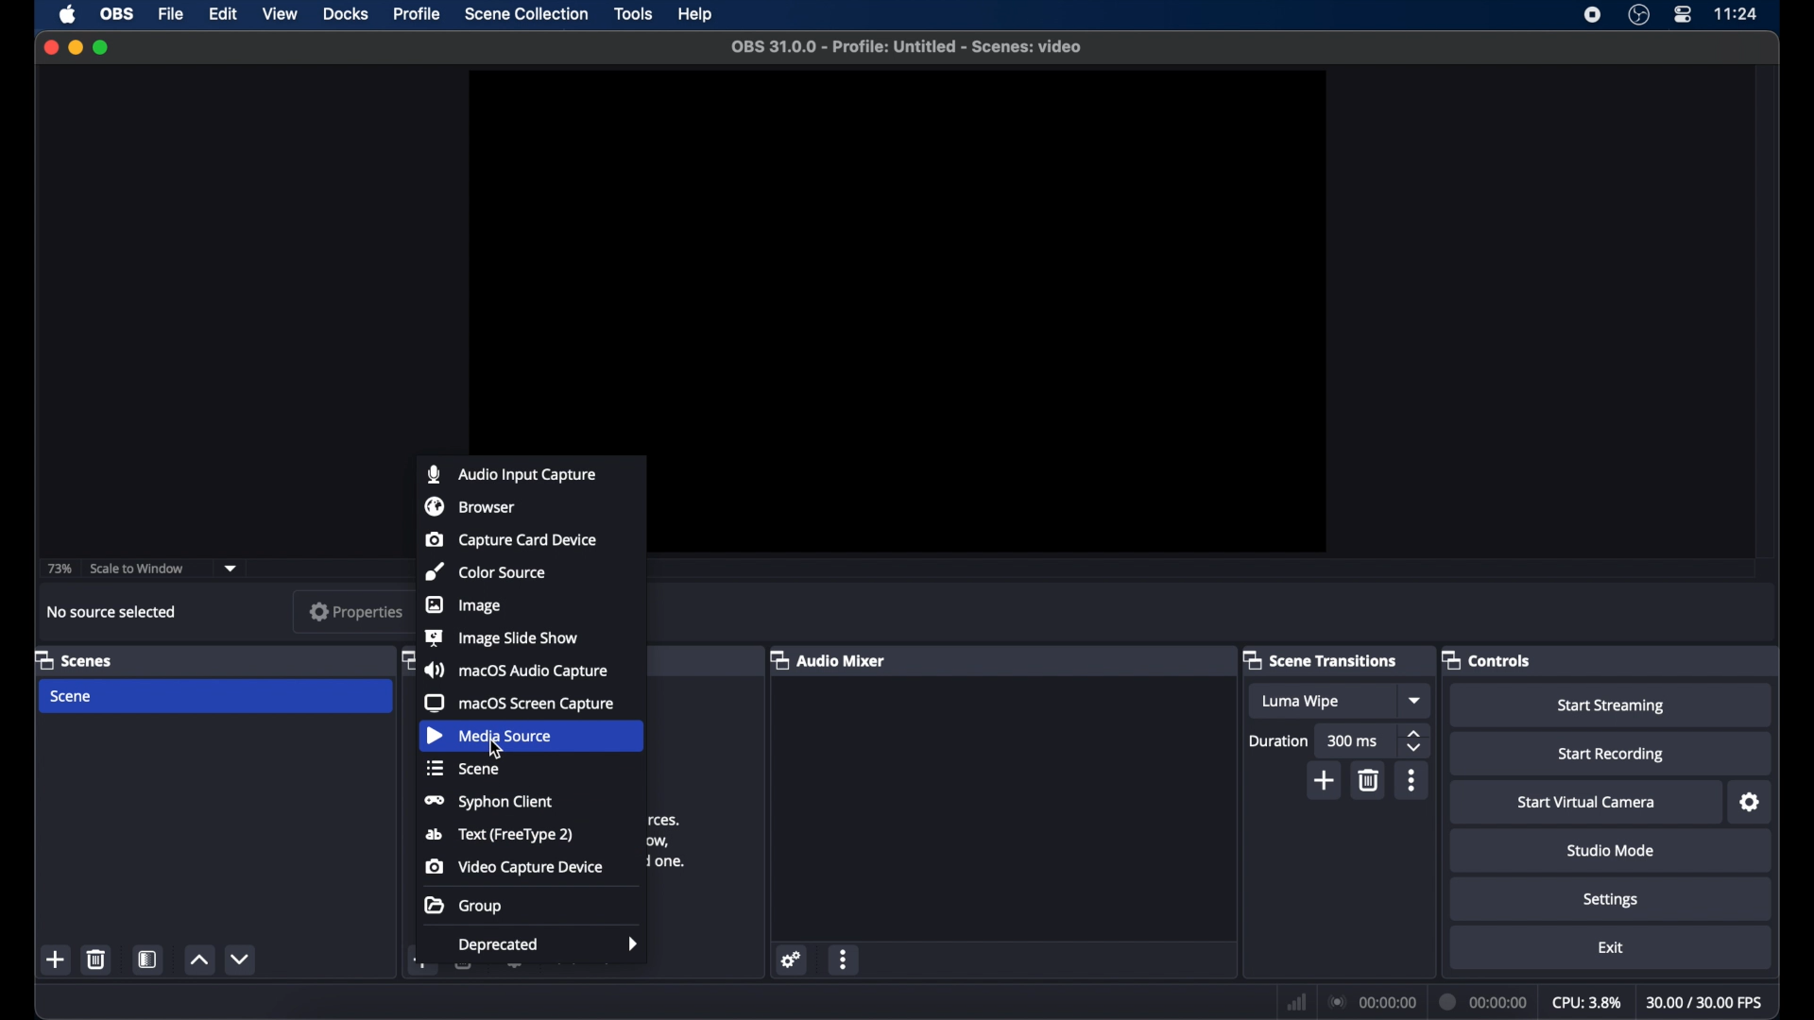  Describe the element at coordinates (137, 569) in the screenshot. I see `scale to window` at that location.